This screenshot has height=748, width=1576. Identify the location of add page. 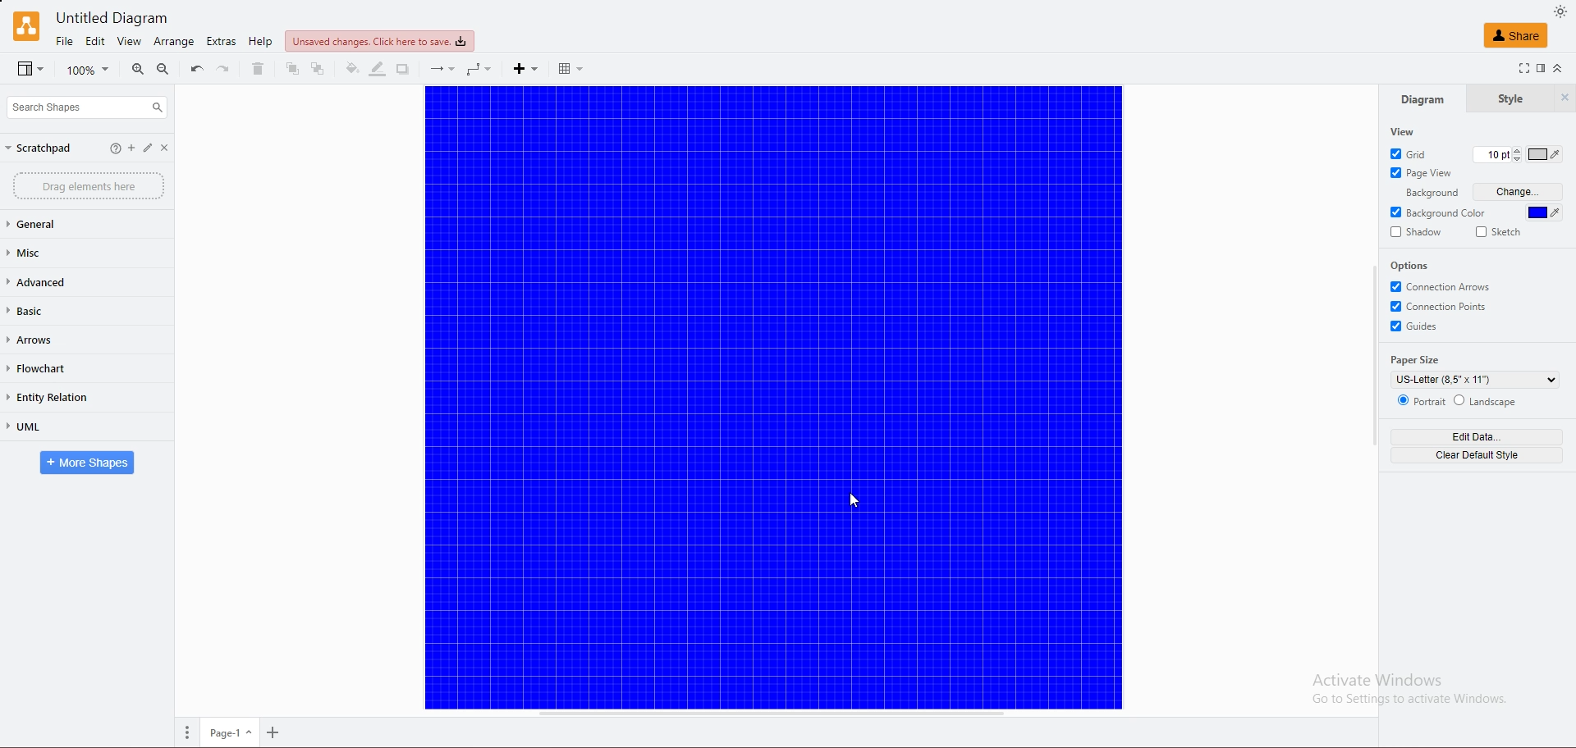
(277, 734).